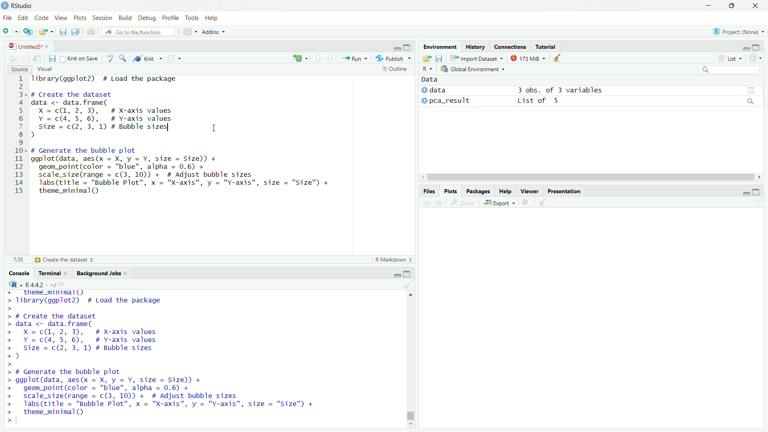 The image size is (768, 432). Describe the element at coordinates (80, 19) in the screenshot. I see `plots` at that location.